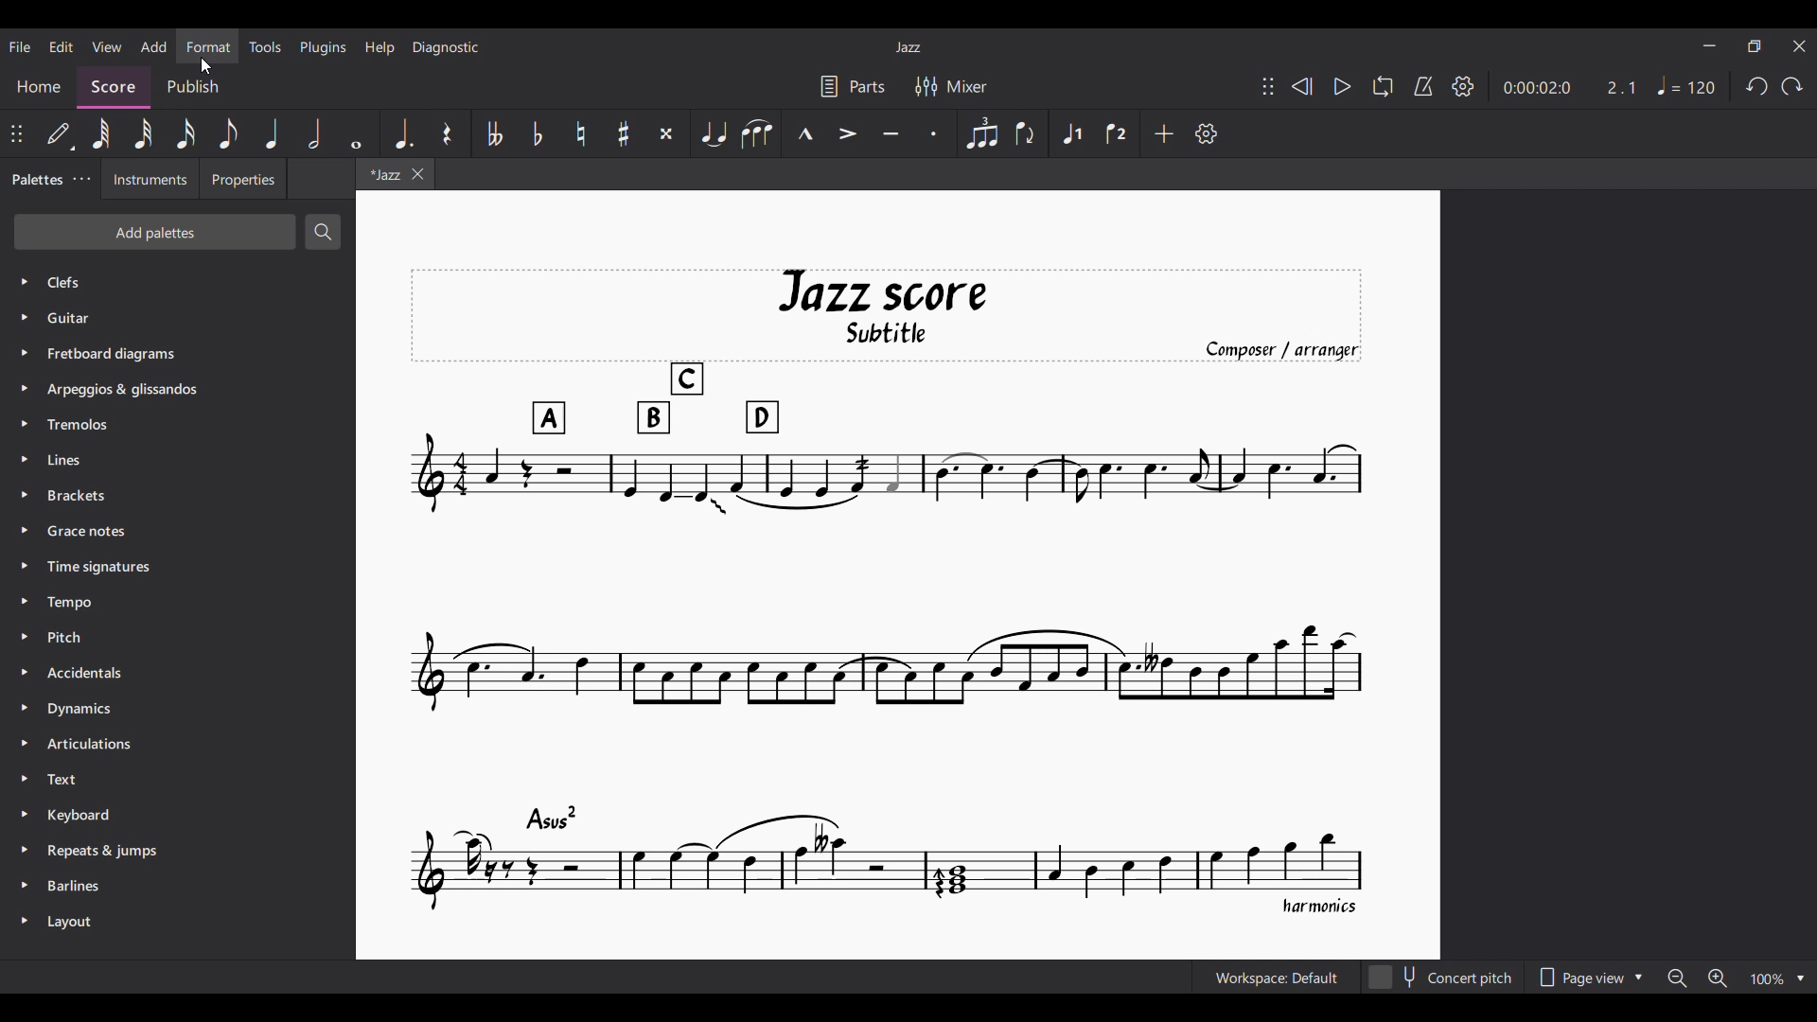 The image size is (1817, 1022). Describe the element at coordinates (186, 132) in the screenshot. I see `16th note` at that location.